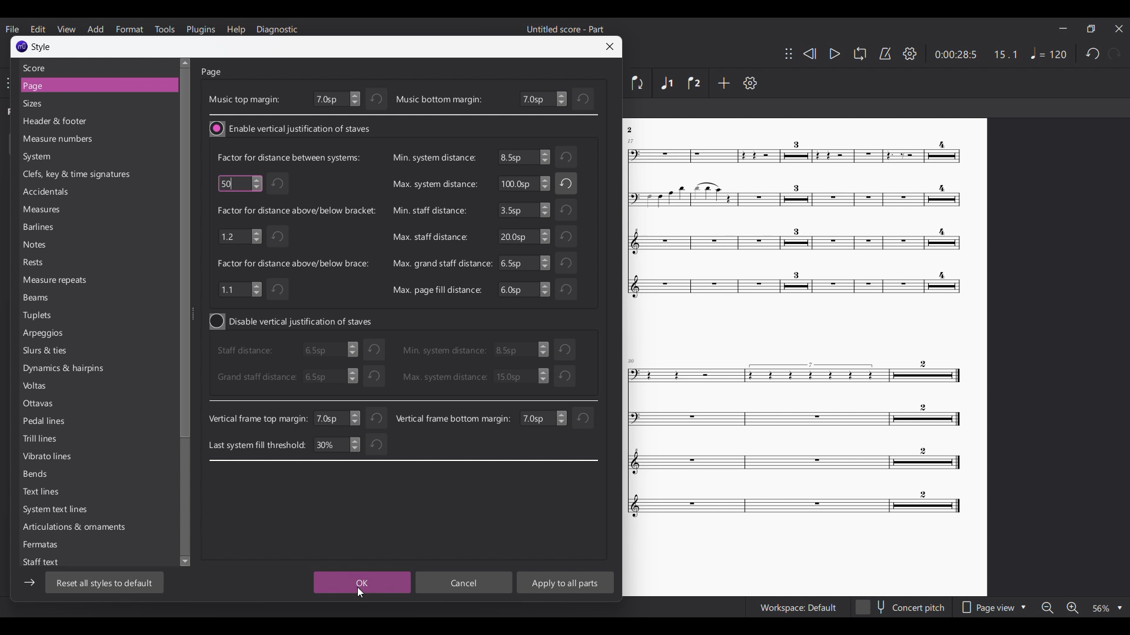 This screenshot has height=635, width=1130. What do you see at coordinates (1103, 54) in the screenshot?
I see `Redo and undo` at bounding box center [1103, 54].